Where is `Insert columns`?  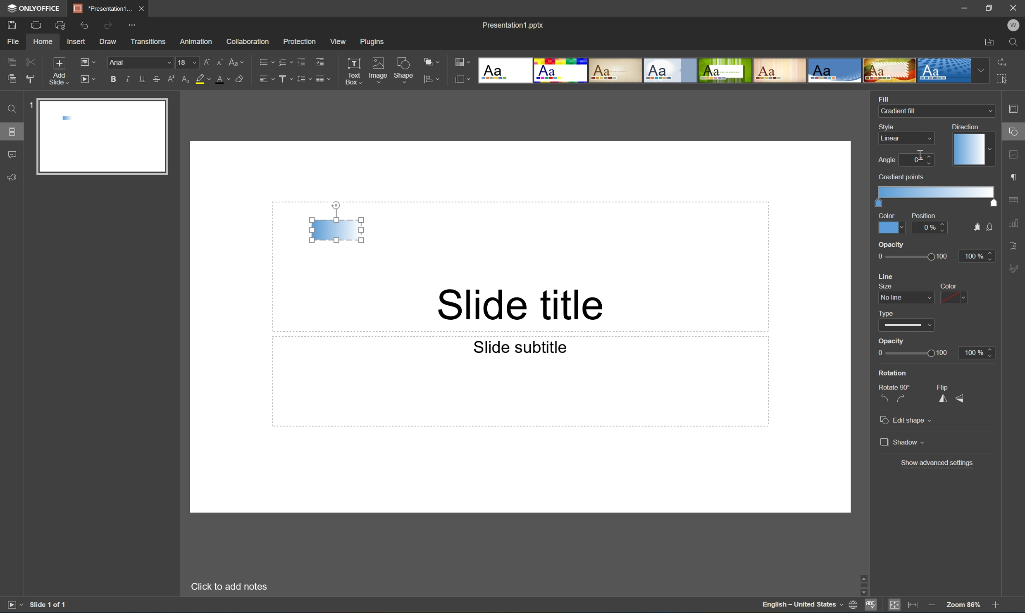
Insert columns is located at coordinates (323, 78).